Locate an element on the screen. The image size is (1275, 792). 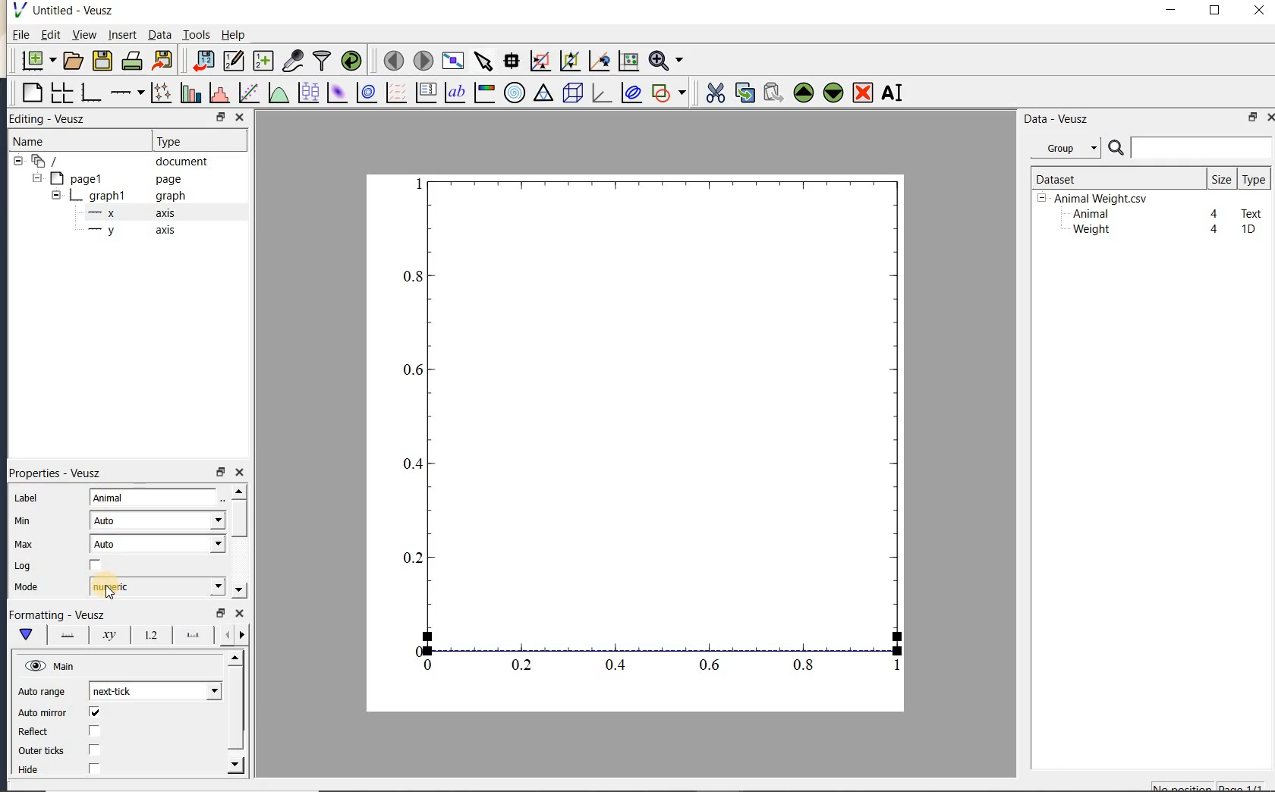
plot covariance ellipses is located at coordinates (630, 92).